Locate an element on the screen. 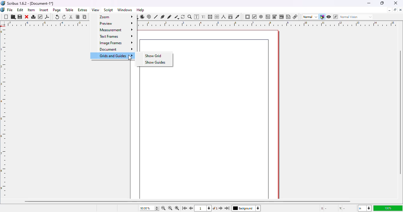  grids and guides is located at coordinates (112, 55).